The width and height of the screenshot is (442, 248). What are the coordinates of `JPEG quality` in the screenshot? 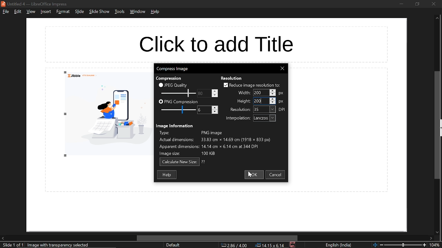 It's located at (175, 85).